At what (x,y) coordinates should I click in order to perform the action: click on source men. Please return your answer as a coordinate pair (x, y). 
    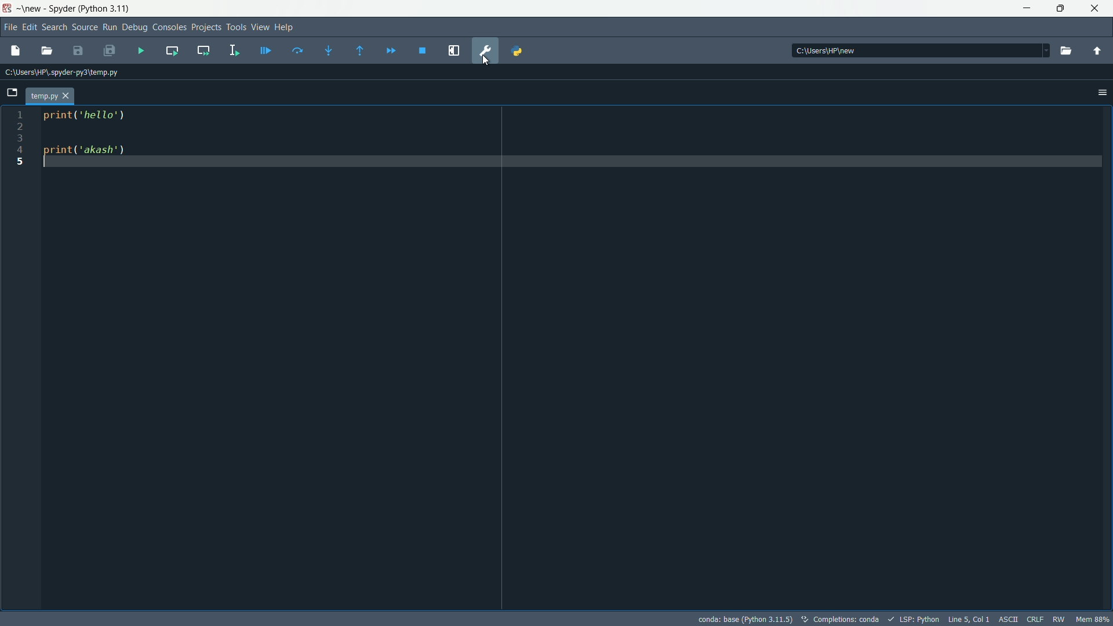
    Looking at the image, I should click on (83, 26).